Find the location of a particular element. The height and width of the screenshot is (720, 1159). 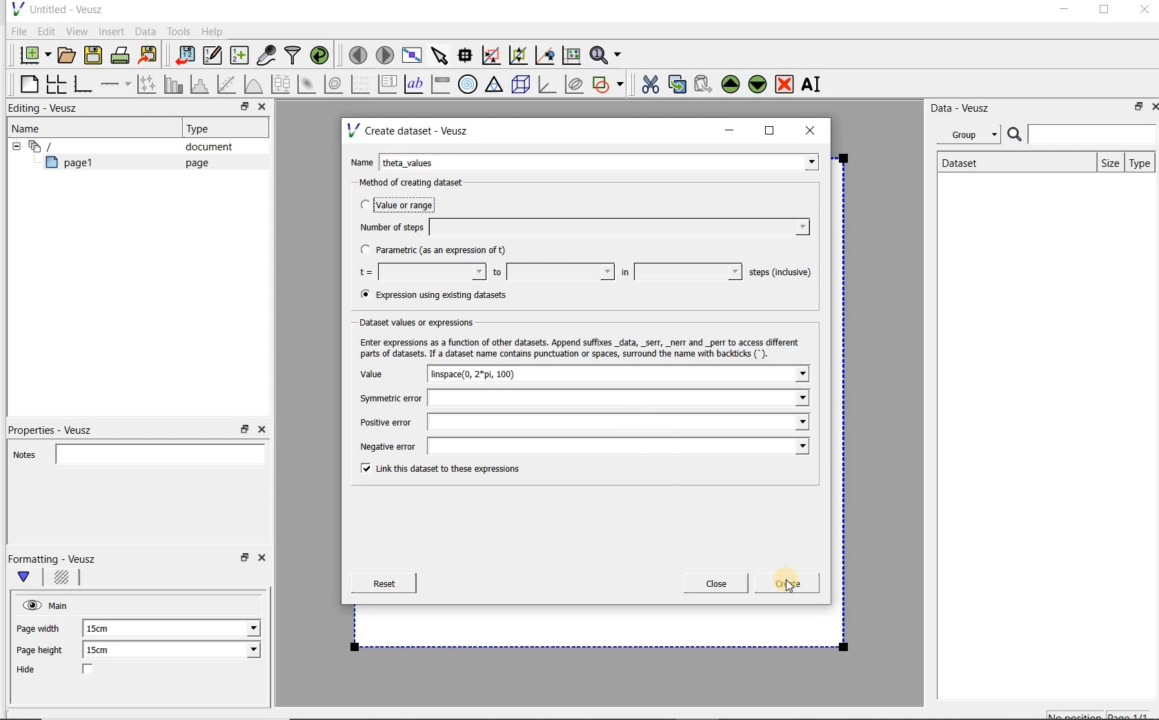

Main formatting is located at coordinates (30, 578).